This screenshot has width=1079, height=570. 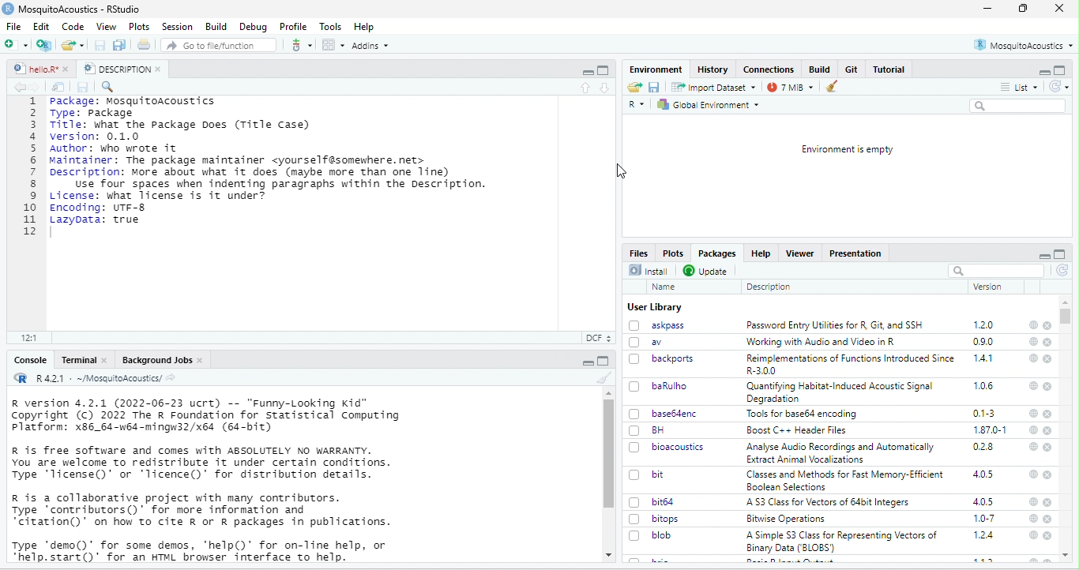 What do you see at coordinates (17, 26) in the screenshot?
I see `File` at bounding box center [17, 26].